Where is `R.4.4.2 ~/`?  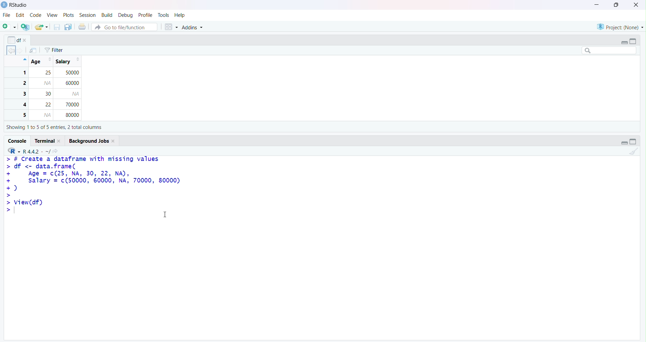
R.4.4.2 ~/ is located at coordinates (36, 150).